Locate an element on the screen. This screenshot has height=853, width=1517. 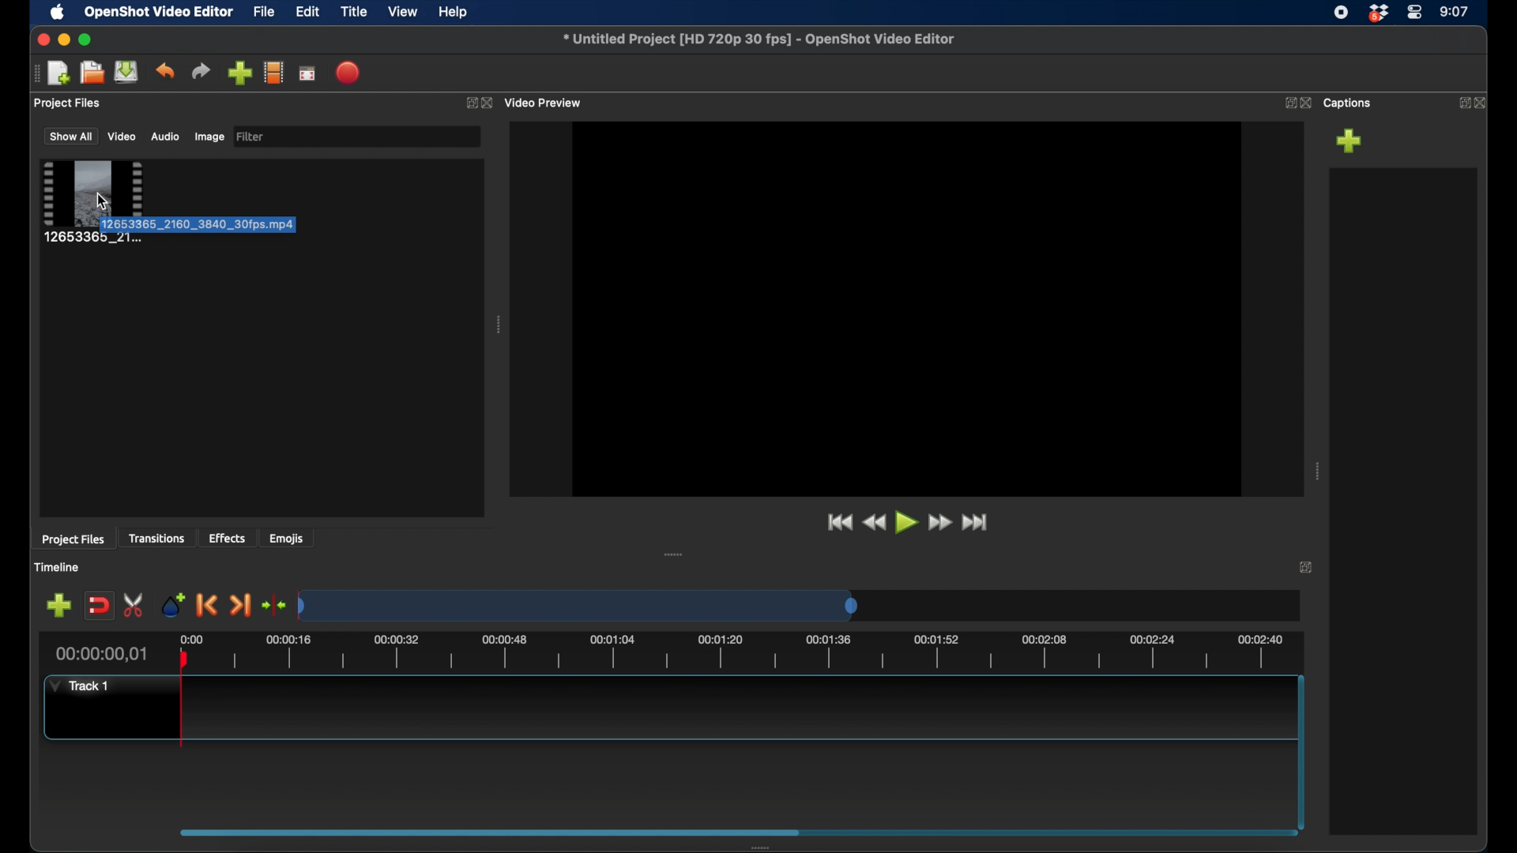
maximize is located at coordinates (87, 39).